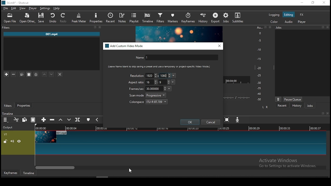  What do you see at coordinates (280, 160) in the screenshot?
I see `Active Windows` at bounding box center [280, 160].